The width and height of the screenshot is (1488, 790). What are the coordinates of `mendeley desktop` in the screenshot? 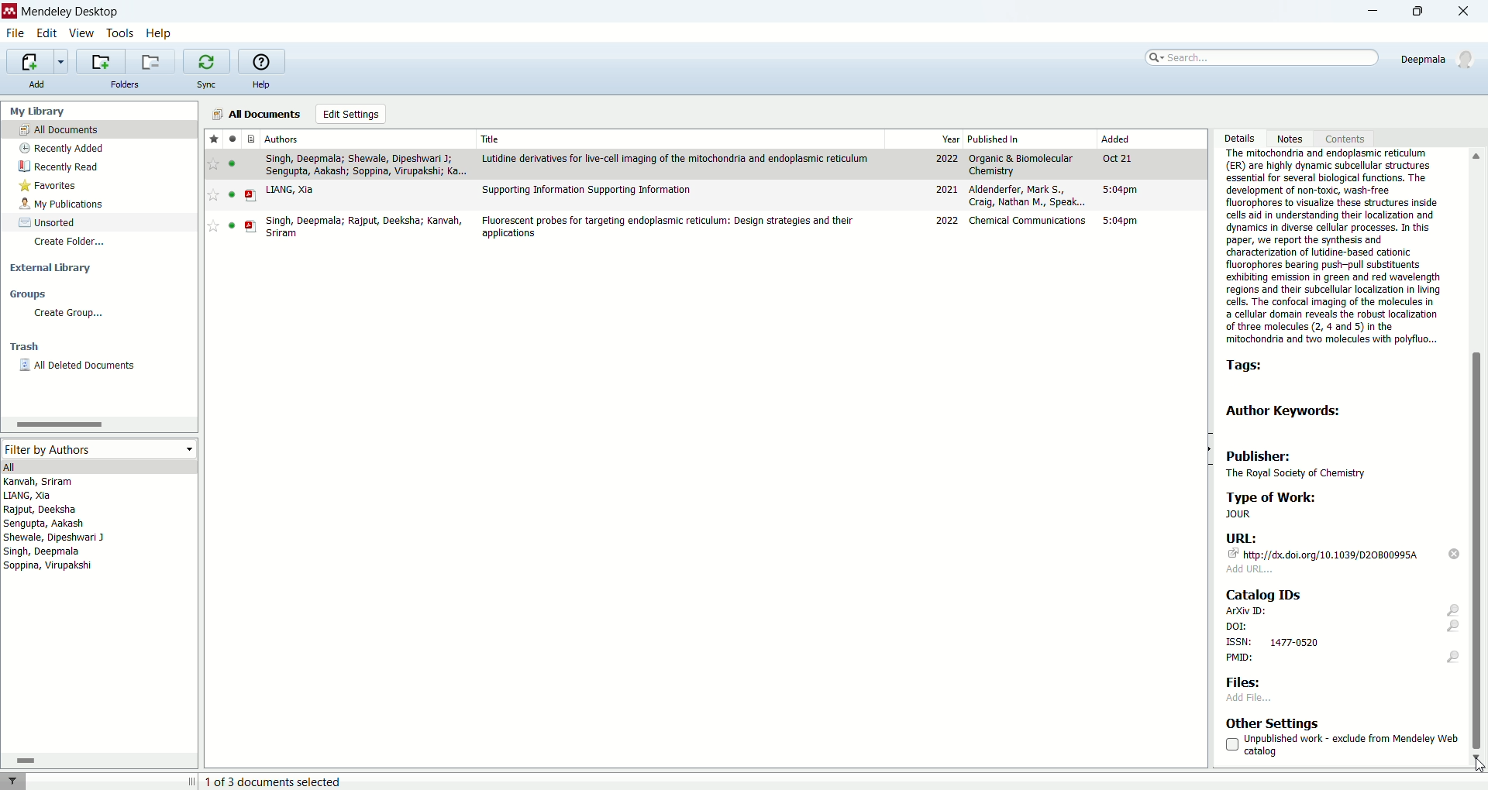 It's located at (71, 14).